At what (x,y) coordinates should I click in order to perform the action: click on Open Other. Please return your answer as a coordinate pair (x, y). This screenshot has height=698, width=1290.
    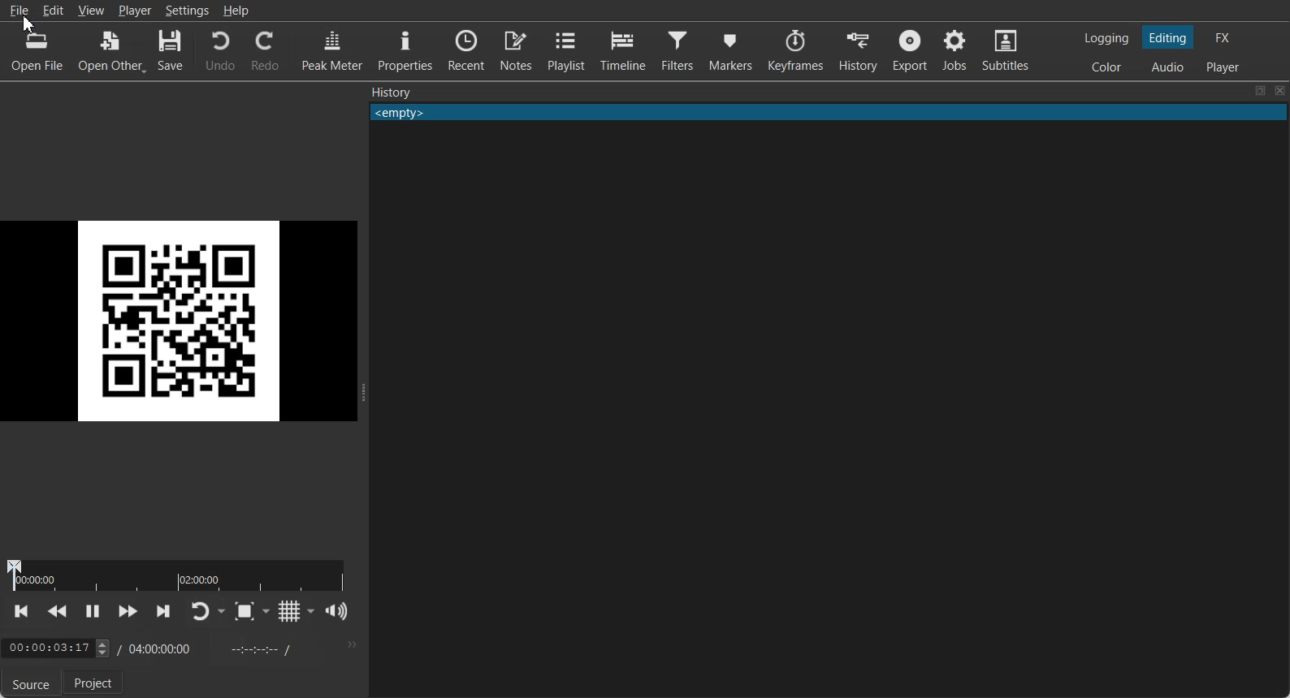
    Looking at the image, I should click on (112, 50).